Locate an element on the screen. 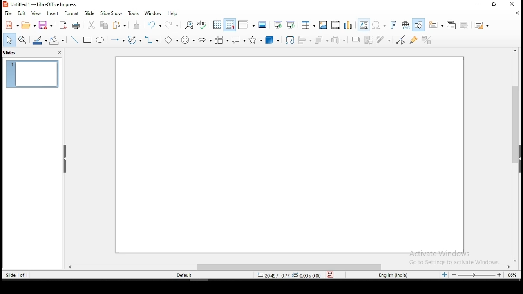  zoom level is located at coordinates (511, 276).